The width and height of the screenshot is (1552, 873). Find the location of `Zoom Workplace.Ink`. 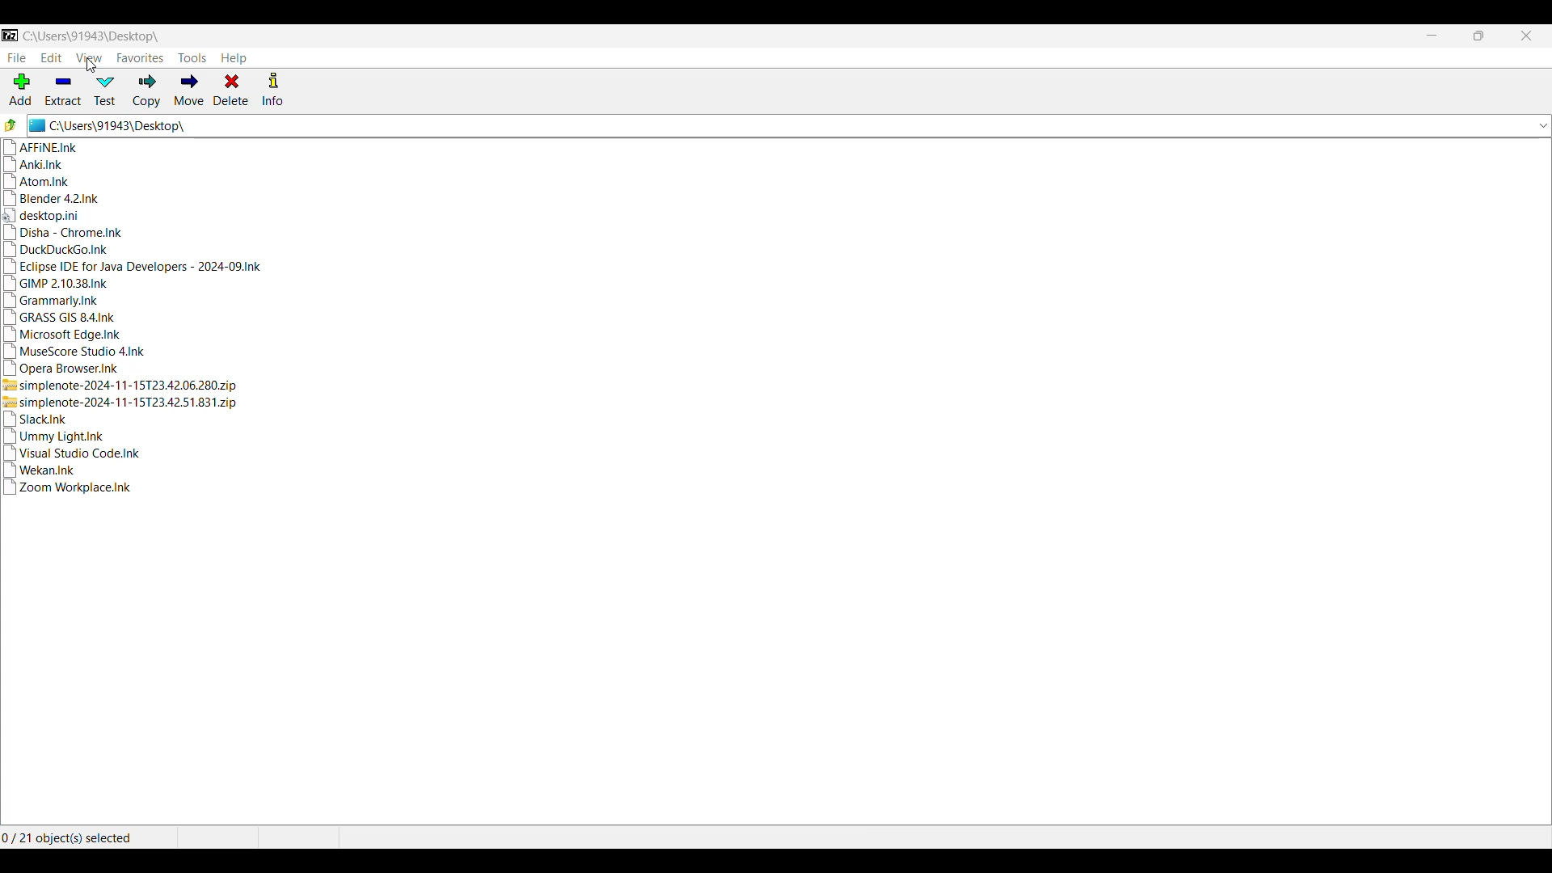

Zoom Workplace.Ink is located at coordinates (71, 490).